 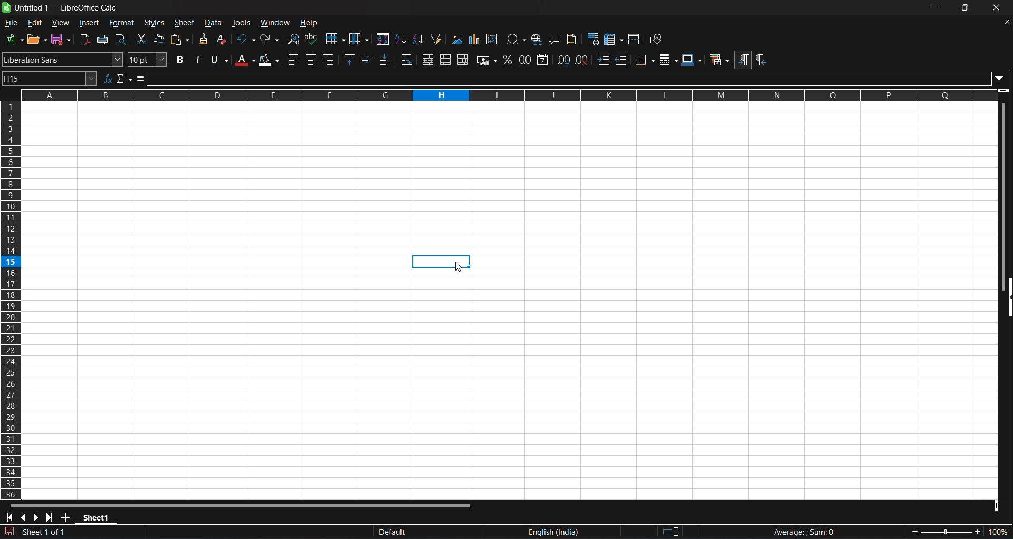 I want to click on auto filter, so click(x=436, y=40).